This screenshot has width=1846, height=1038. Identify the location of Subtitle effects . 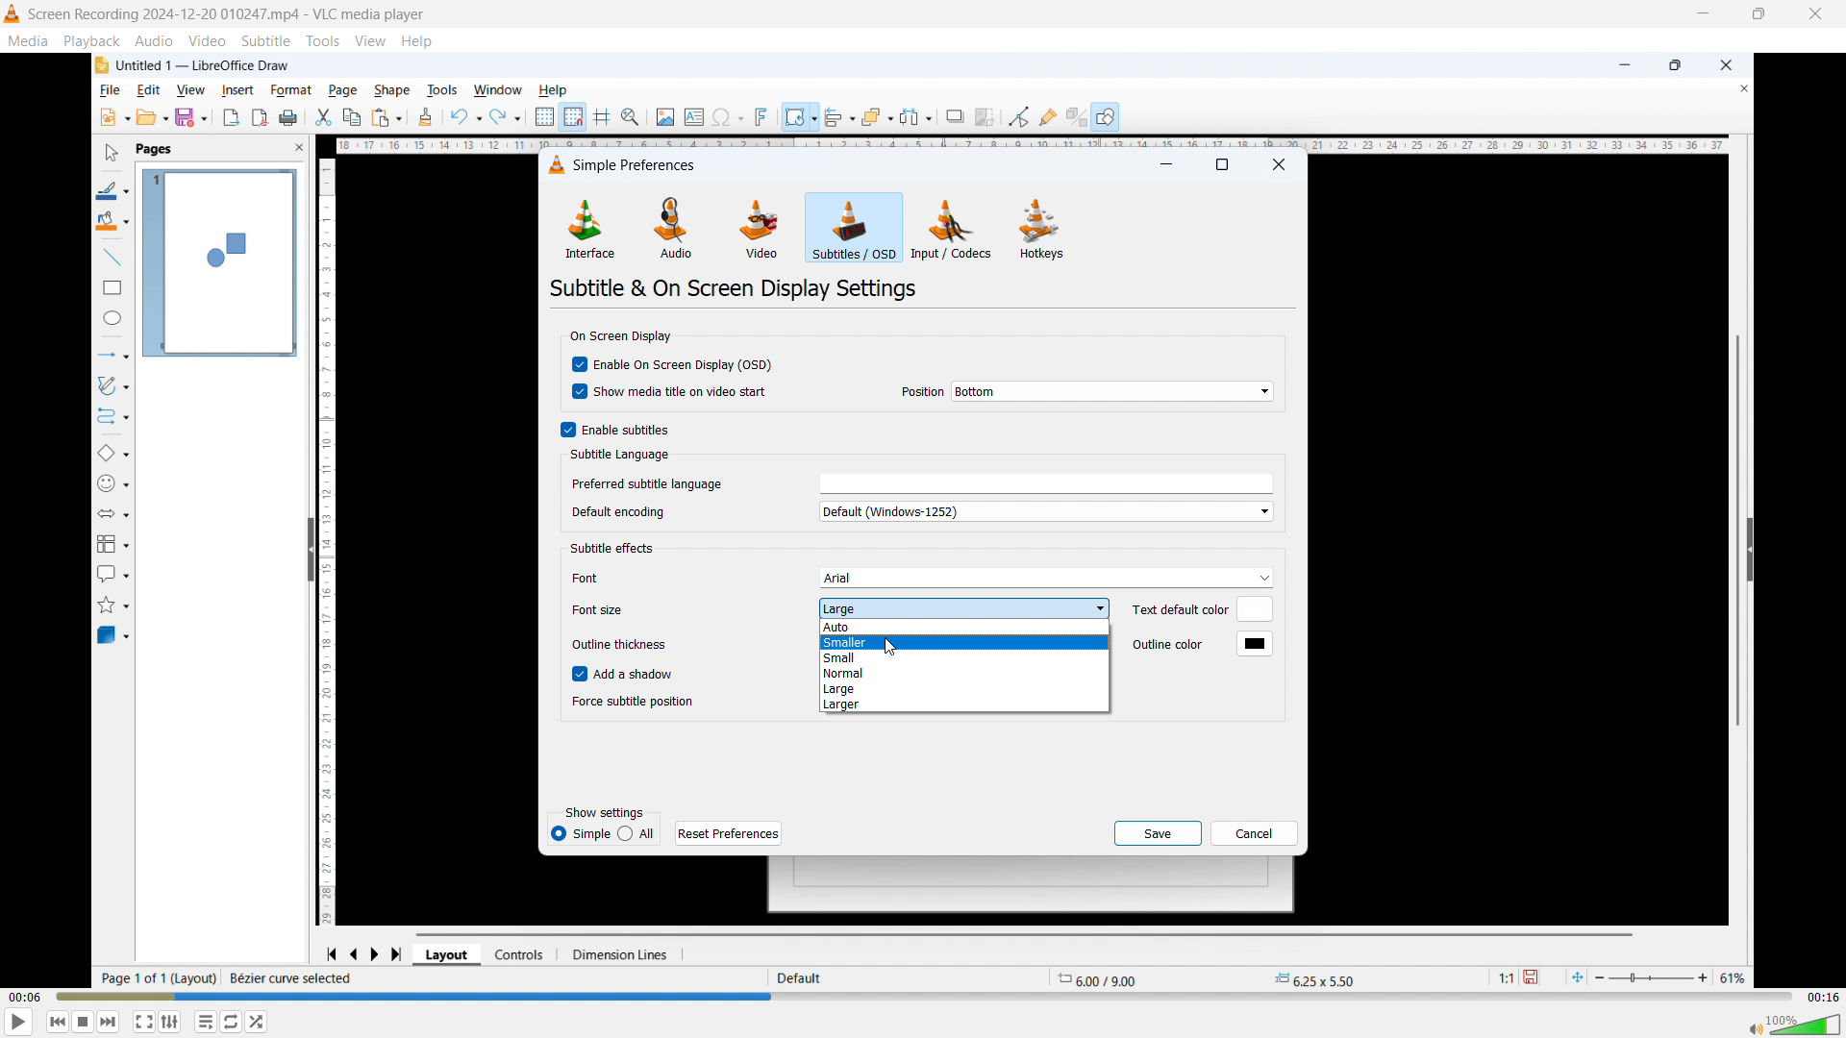
(613, 548).